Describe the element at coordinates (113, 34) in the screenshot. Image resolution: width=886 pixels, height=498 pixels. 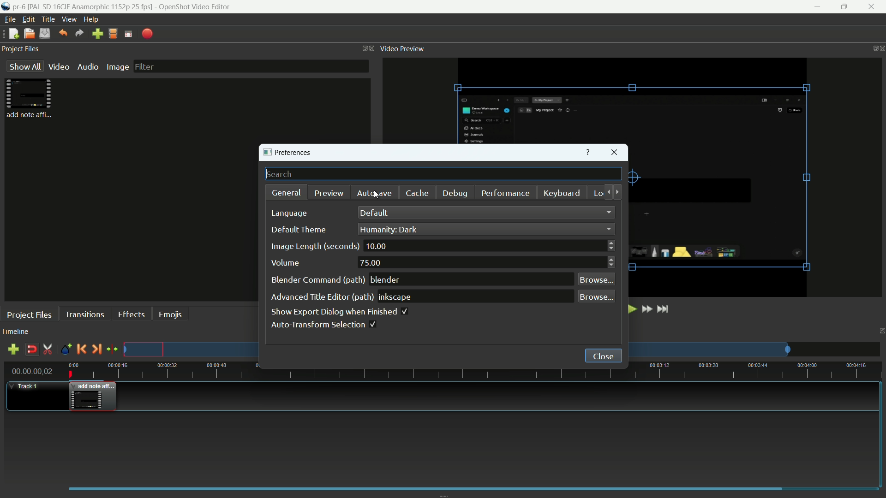
I see `profile` at that location.